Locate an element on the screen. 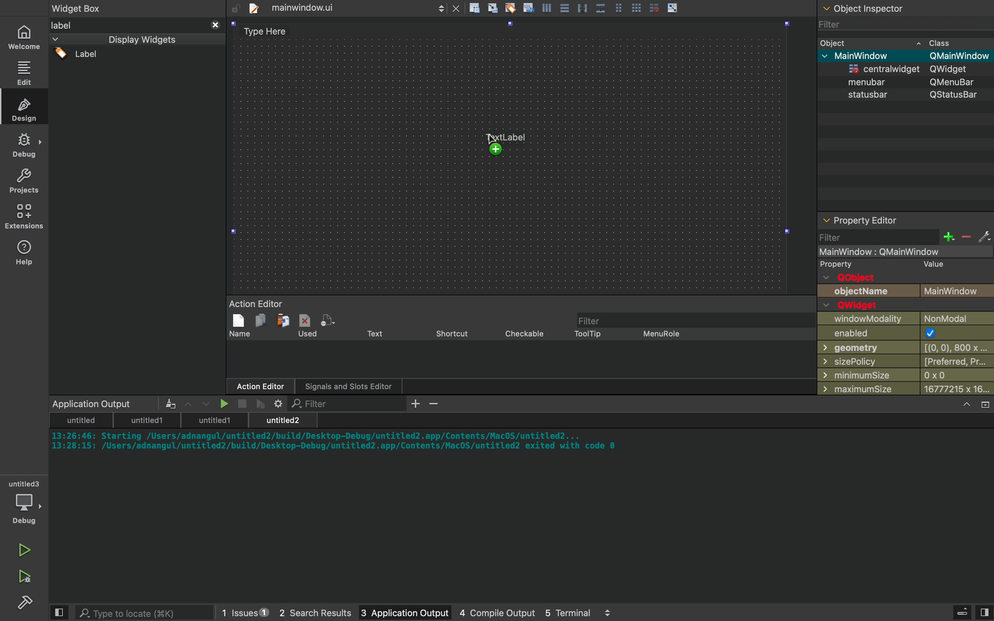  console is located at coordinates (523, 500).